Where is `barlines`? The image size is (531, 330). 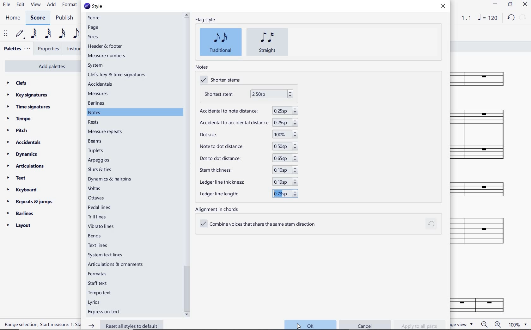 barlines is located at coordinates (97, 103).